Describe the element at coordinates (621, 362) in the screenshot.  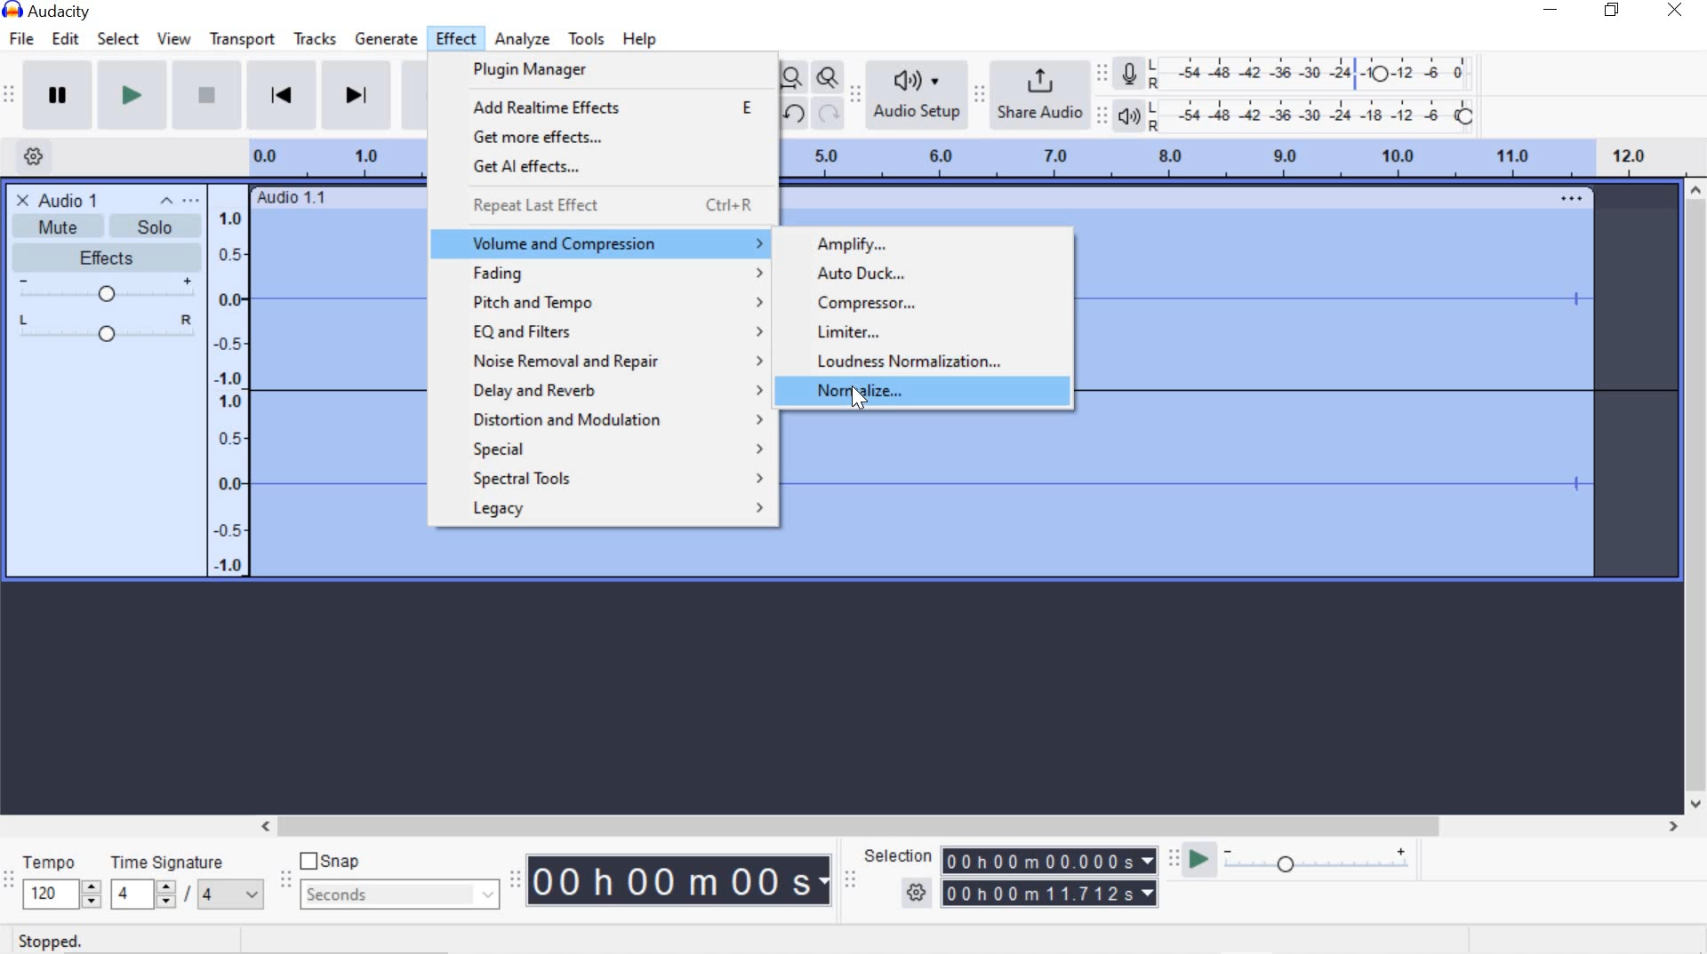
I see `noise removal and repair` at that location.